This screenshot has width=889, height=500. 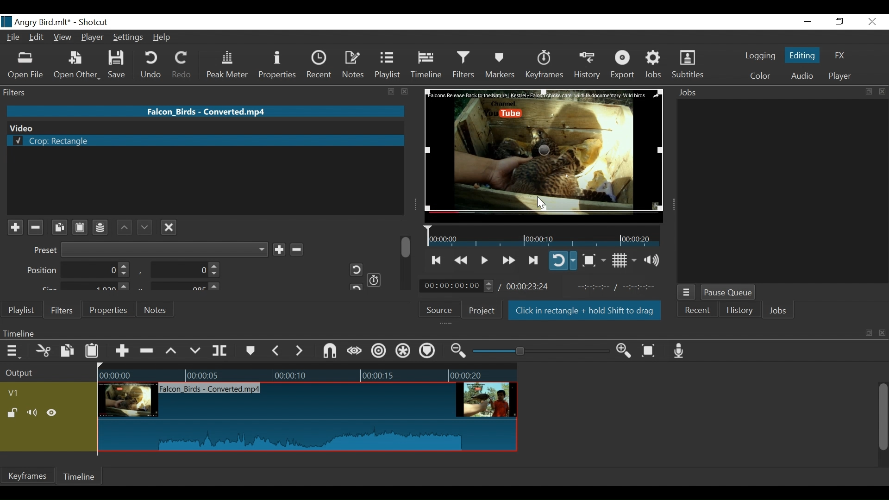 What do you see at coordinates (229, 65) in the screenshot?
I see `Peak Meter` at bounding box center [229, 65].